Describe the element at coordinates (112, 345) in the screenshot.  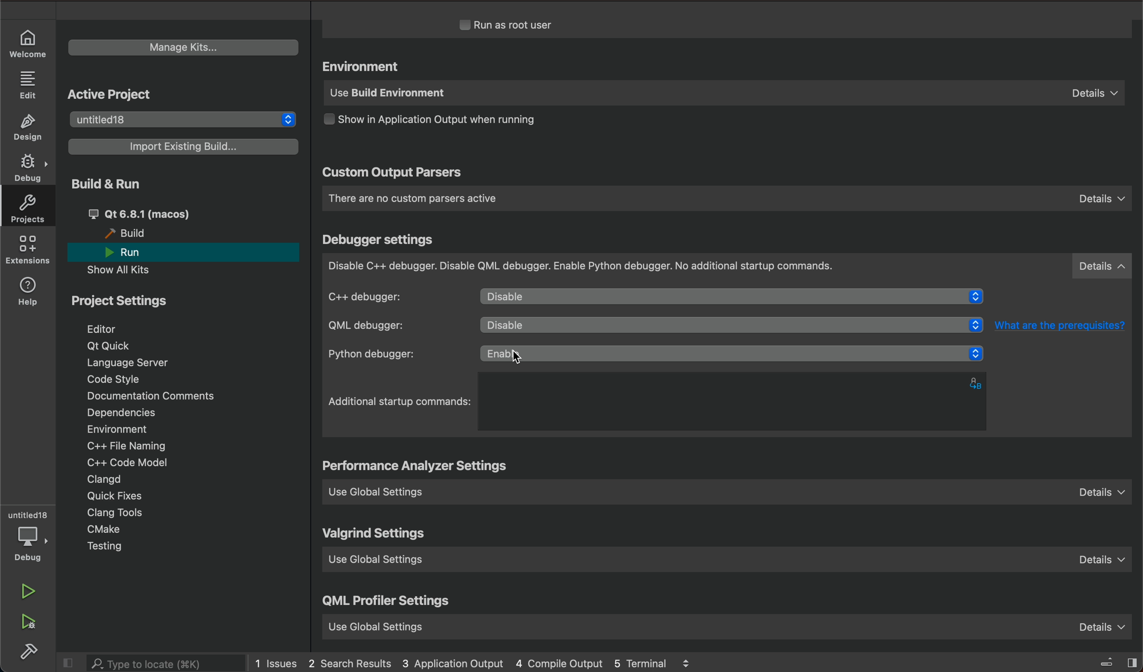
I see `qt ` at that location.